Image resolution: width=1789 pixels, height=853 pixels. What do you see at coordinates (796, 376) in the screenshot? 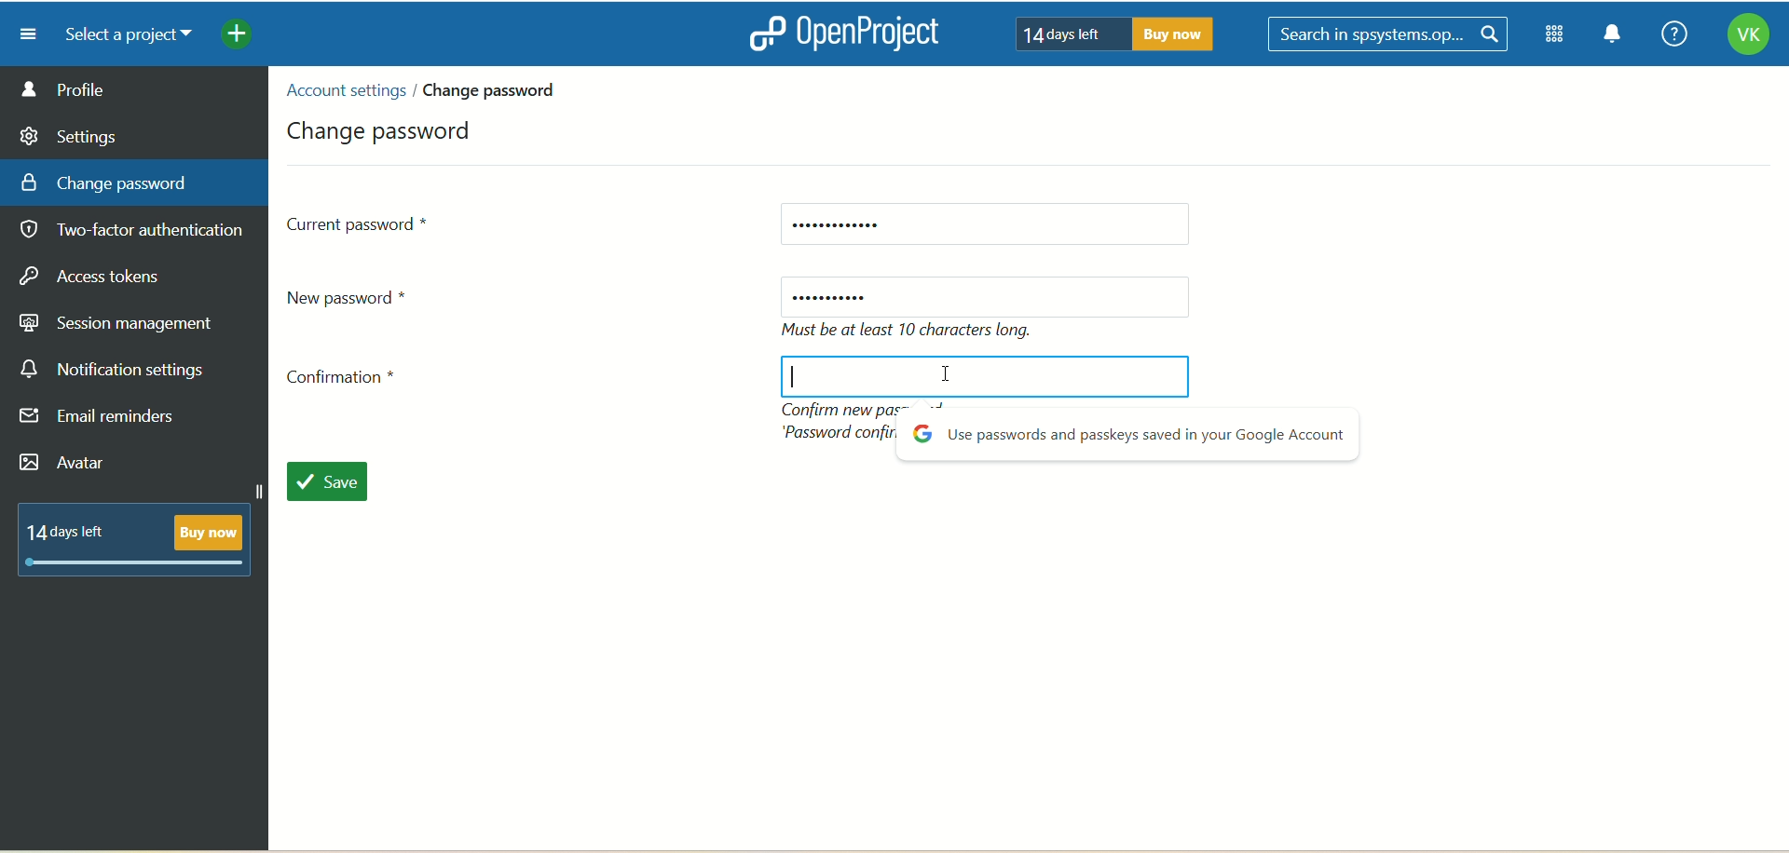
I see `cursor` at bounding box center [796, 376].